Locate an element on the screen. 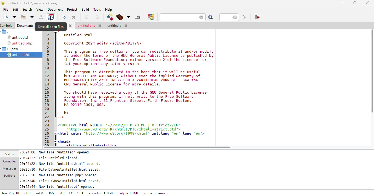 Image resolution: width=374 pixels, height=196 pixels. compiler is located at coordinates (10, 161).